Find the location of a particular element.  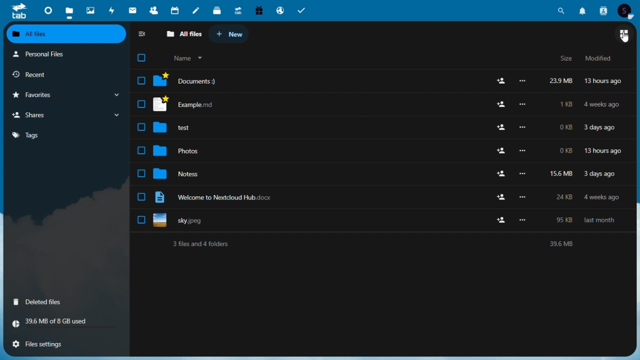

files settings is located at coordinates (57, 344).